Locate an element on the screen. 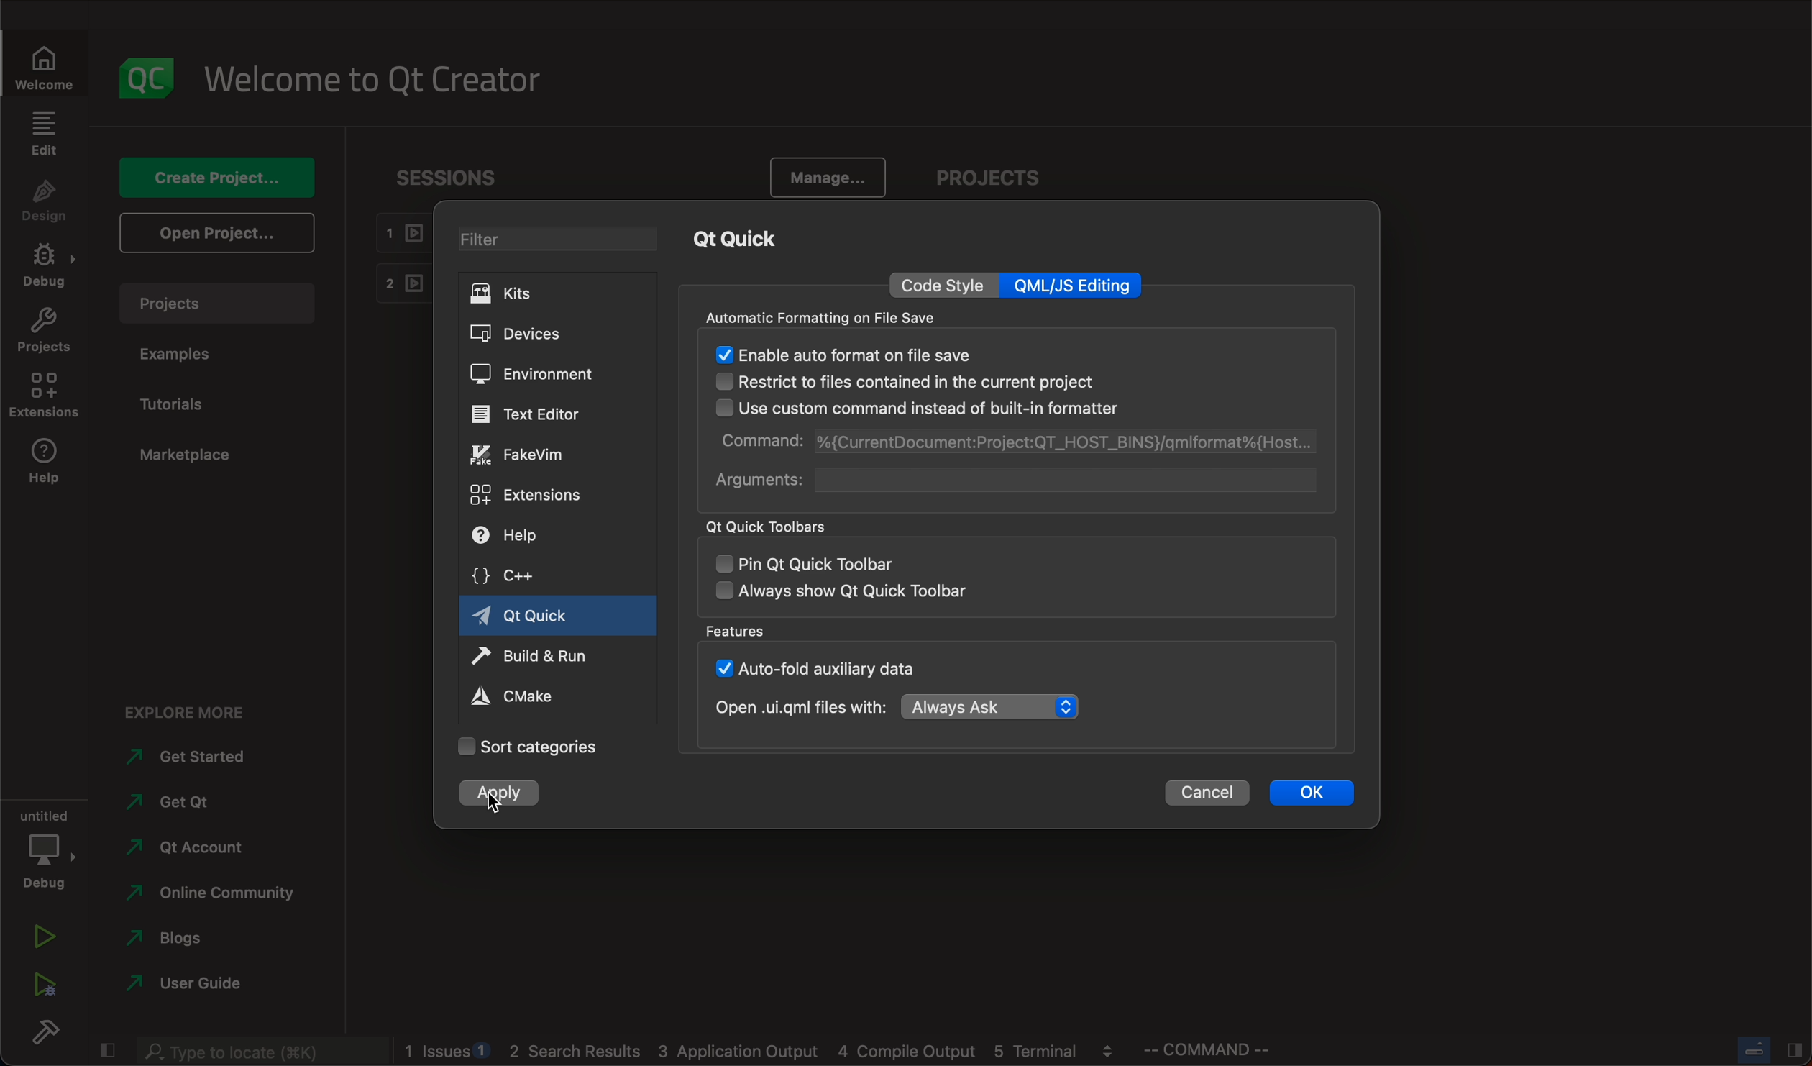 The image size is (1812, 1066). clicked is located at coordinates (503, 794).